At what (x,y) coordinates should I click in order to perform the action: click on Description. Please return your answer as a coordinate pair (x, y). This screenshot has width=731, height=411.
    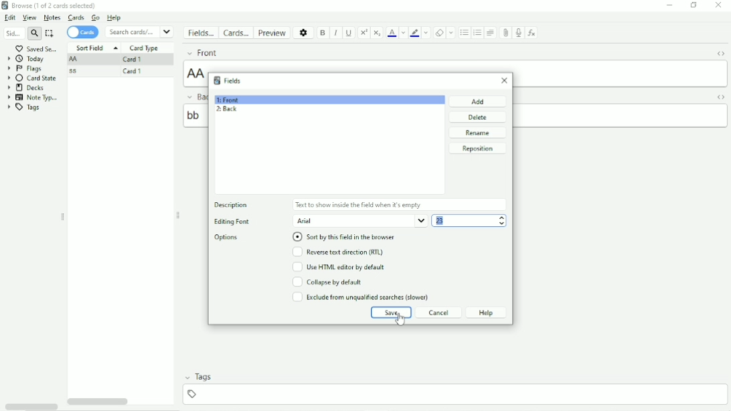
    Looking at the image, I should click on (230, 204).